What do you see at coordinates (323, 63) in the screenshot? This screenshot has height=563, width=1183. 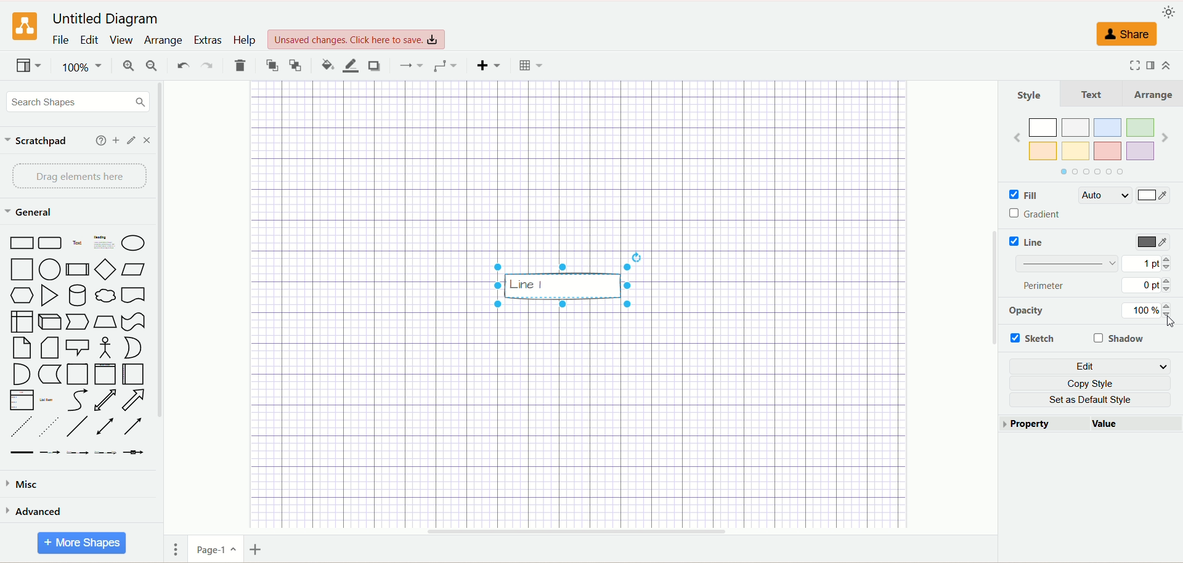 I see `fill color` at bounding box center [323, 63].